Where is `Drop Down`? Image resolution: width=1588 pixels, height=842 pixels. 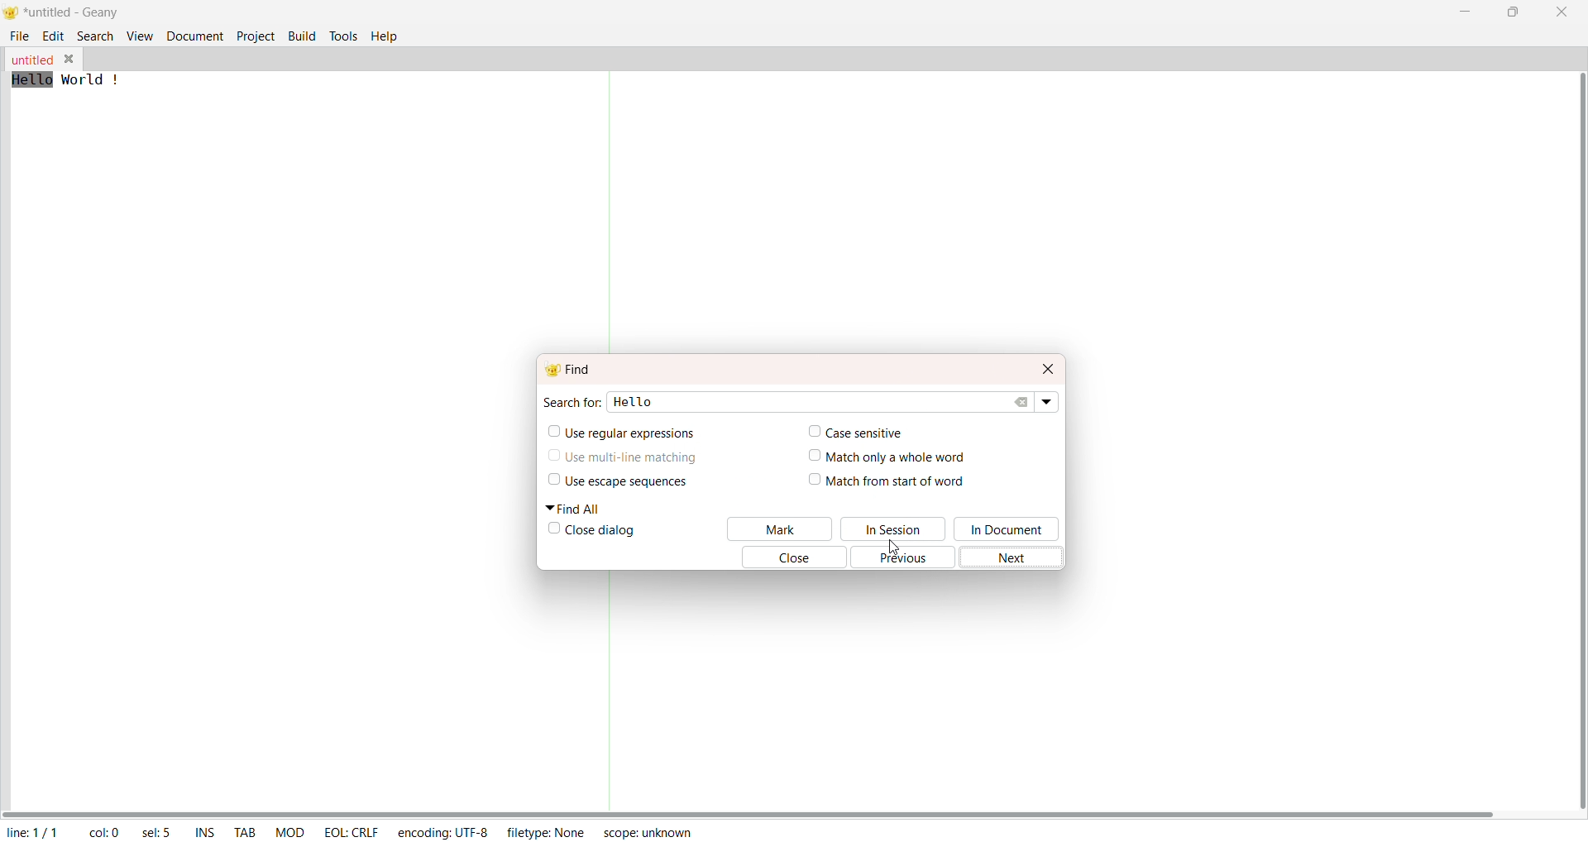 Drop Down is located at coordinates (1050, 402).